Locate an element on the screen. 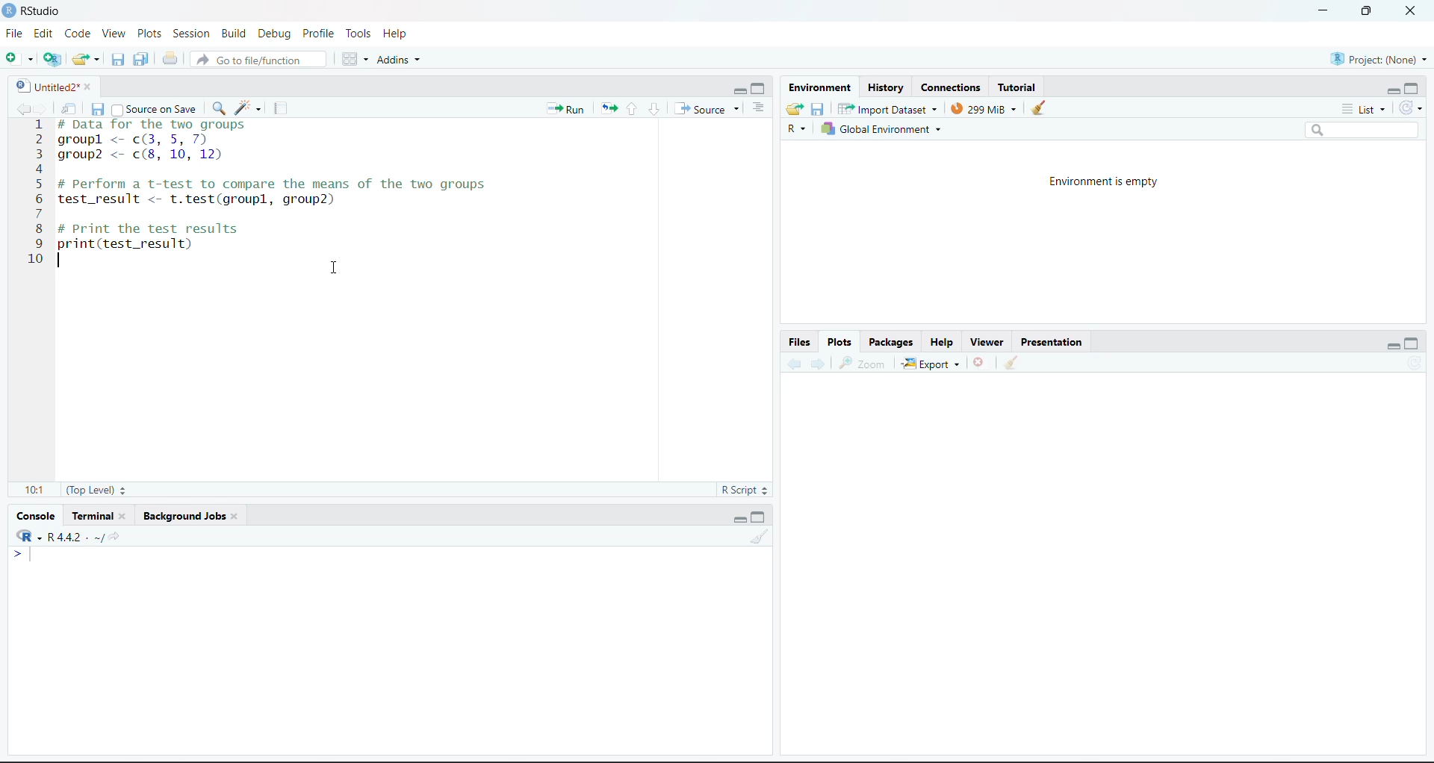 The height and width of the screenshot is (763, 1434). R script is located at coordinates (745, 490).